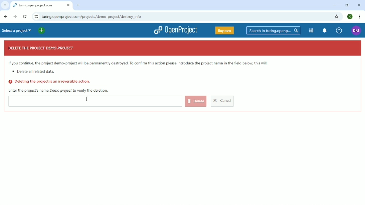  What do you see at coordinates (325, 30) in the screenshot?
I see `To notification center` at bounding box center [325, 30].